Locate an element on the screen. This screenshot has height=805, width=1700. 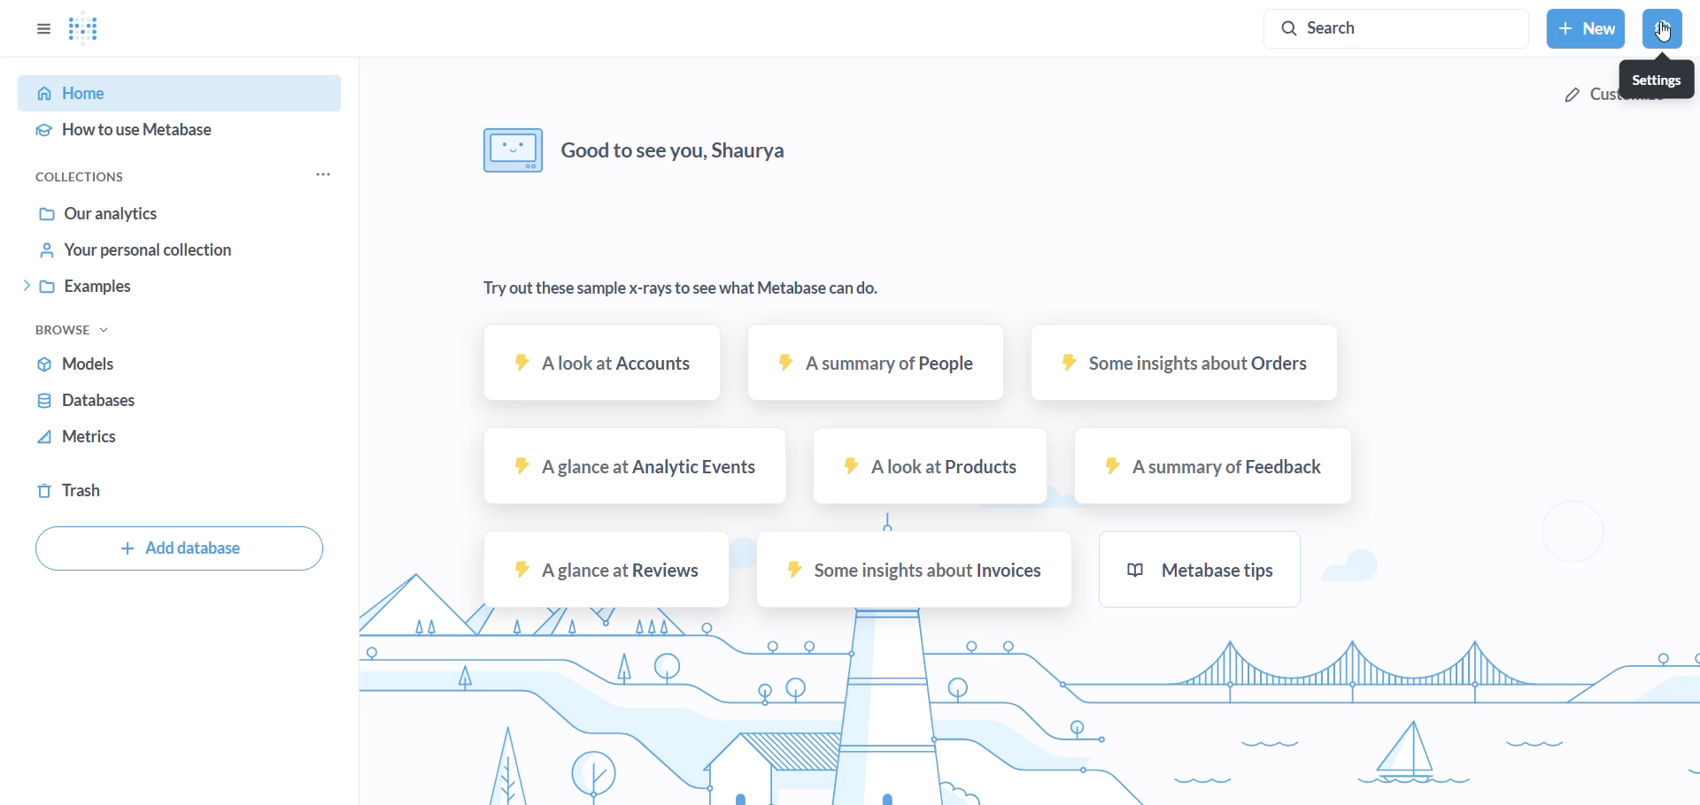
A summary of people sample is located at coordinates (881, 366).